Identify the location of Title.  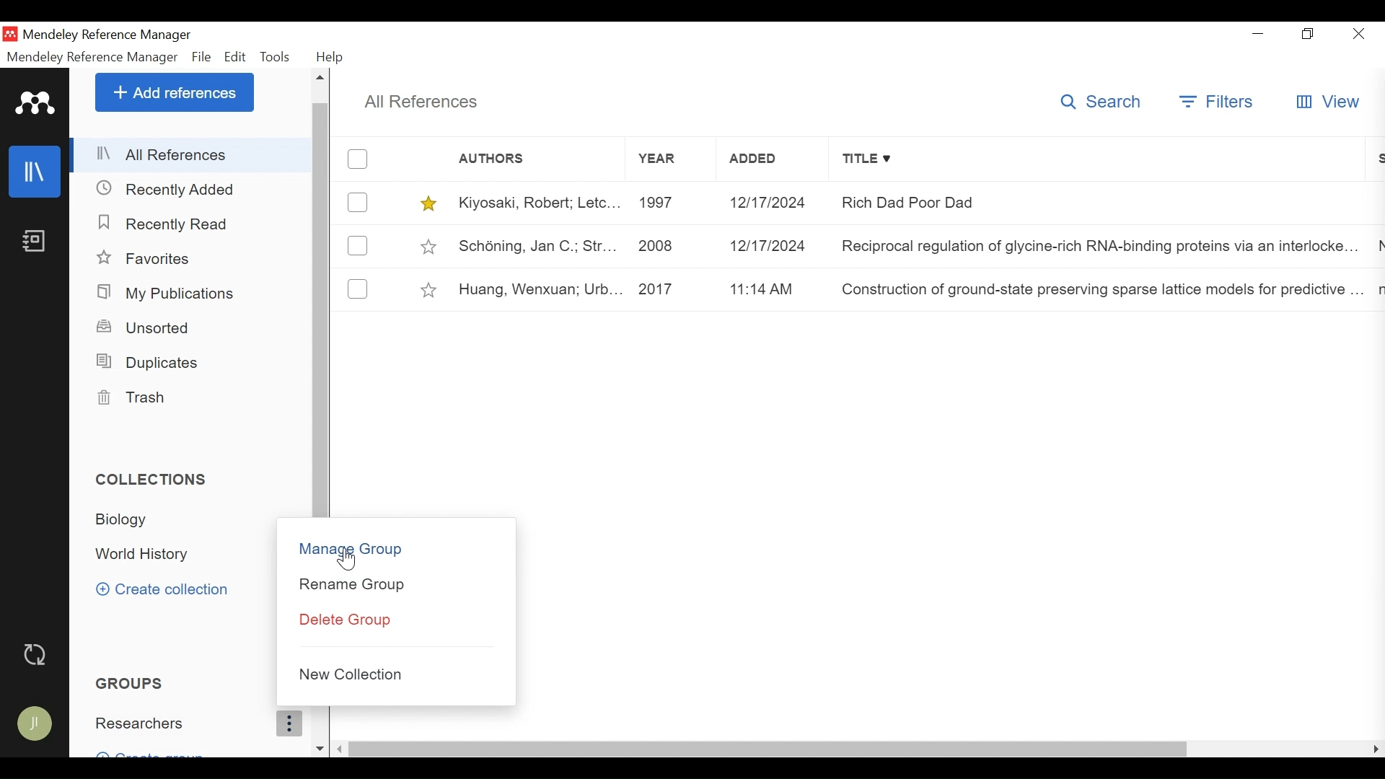
(1100, 160).